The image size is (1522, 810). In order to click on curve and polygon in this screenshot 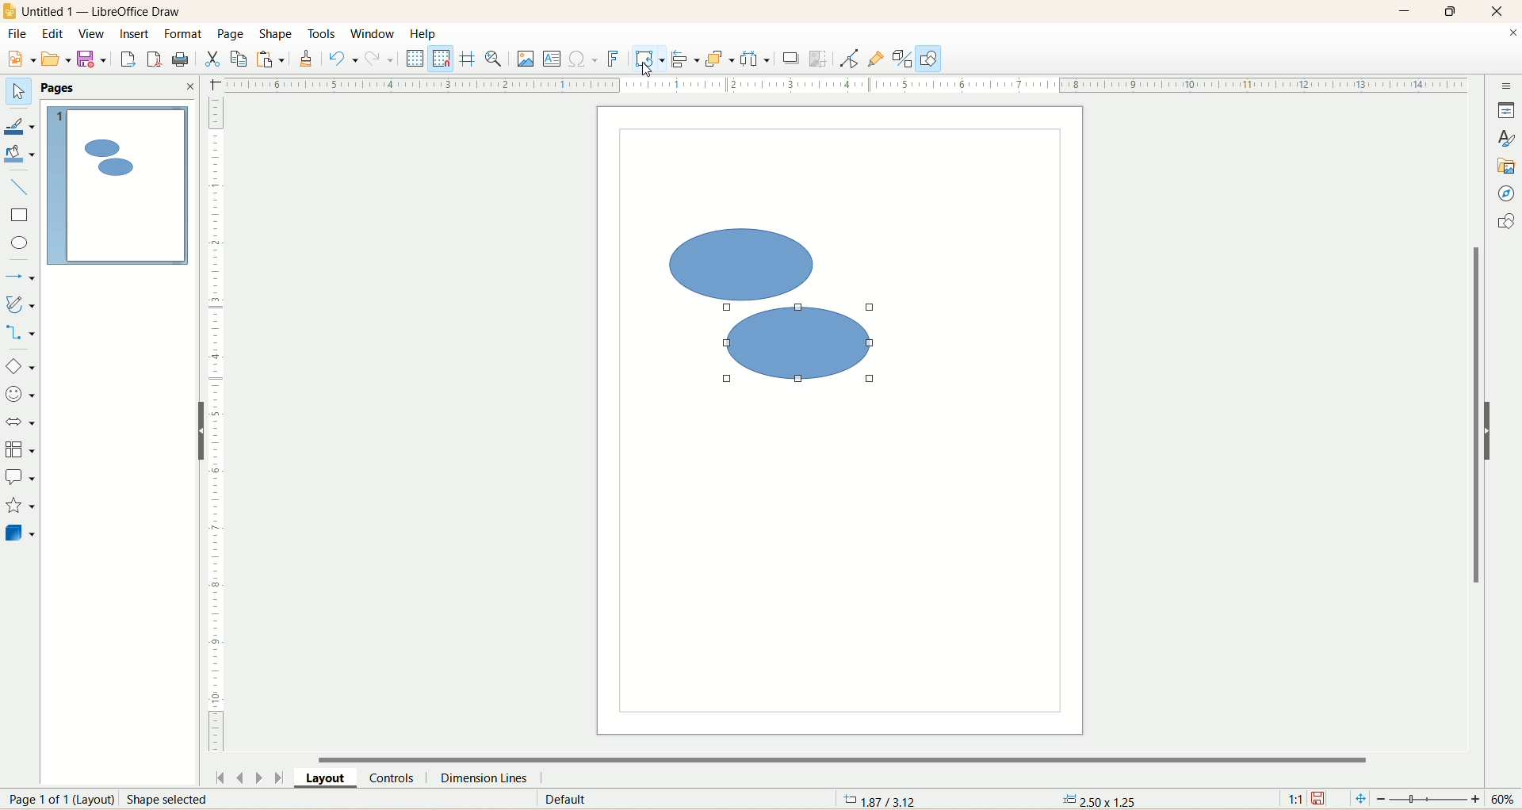, I will do `click(20, 304)`.